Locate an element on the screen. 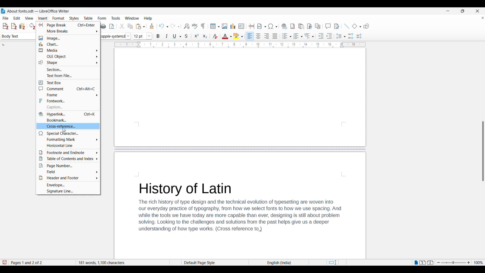 This screenshot has width=485, height=273. Increase indentation is located at coordinates (321, 36).